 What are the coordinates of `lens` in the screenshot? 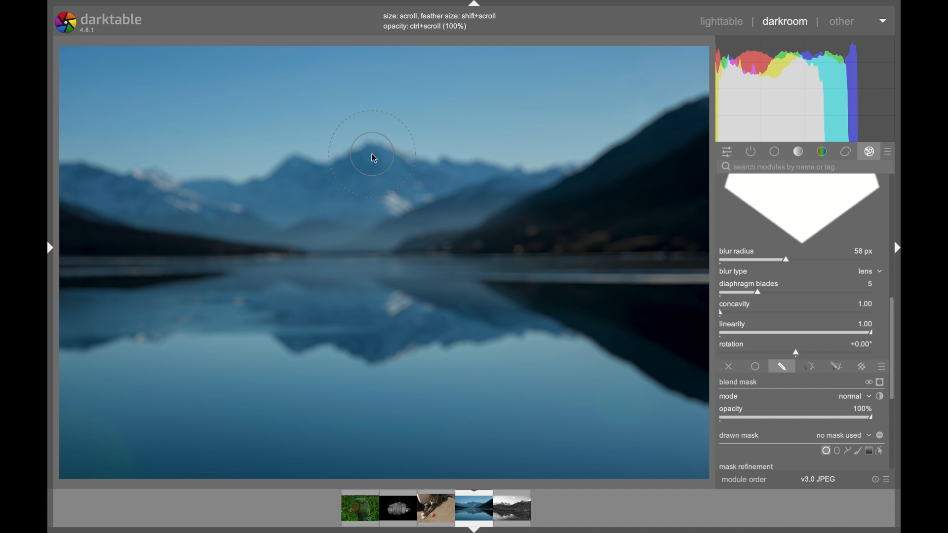 It's located at (869, 270).